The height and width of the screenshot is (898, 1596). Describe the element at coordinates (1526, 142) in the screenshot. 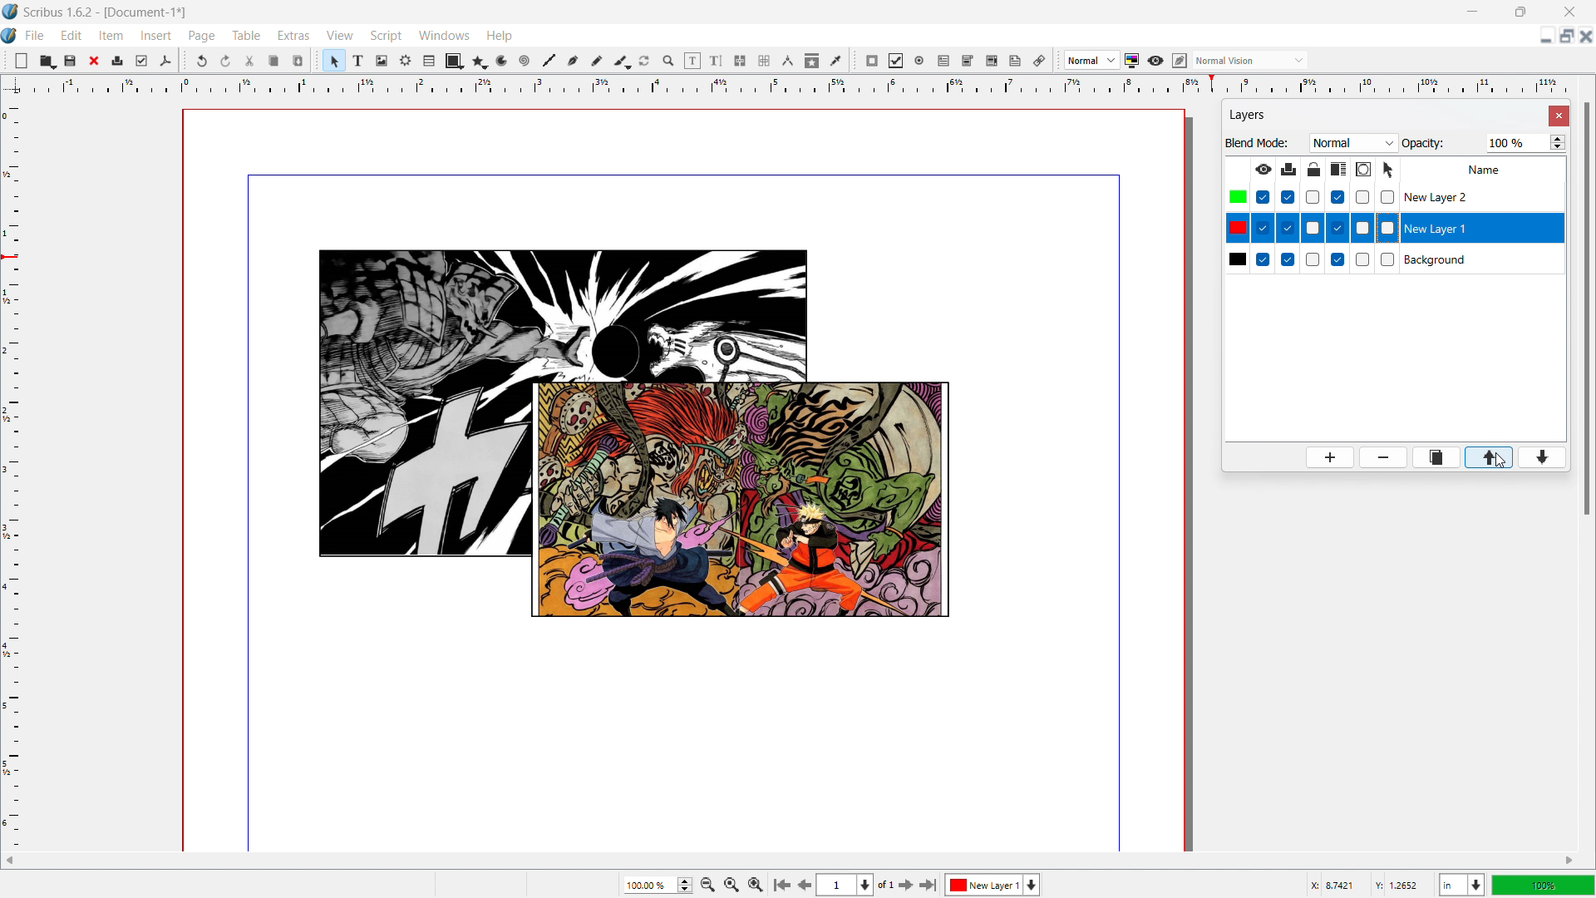

I see `opacity` at that location.